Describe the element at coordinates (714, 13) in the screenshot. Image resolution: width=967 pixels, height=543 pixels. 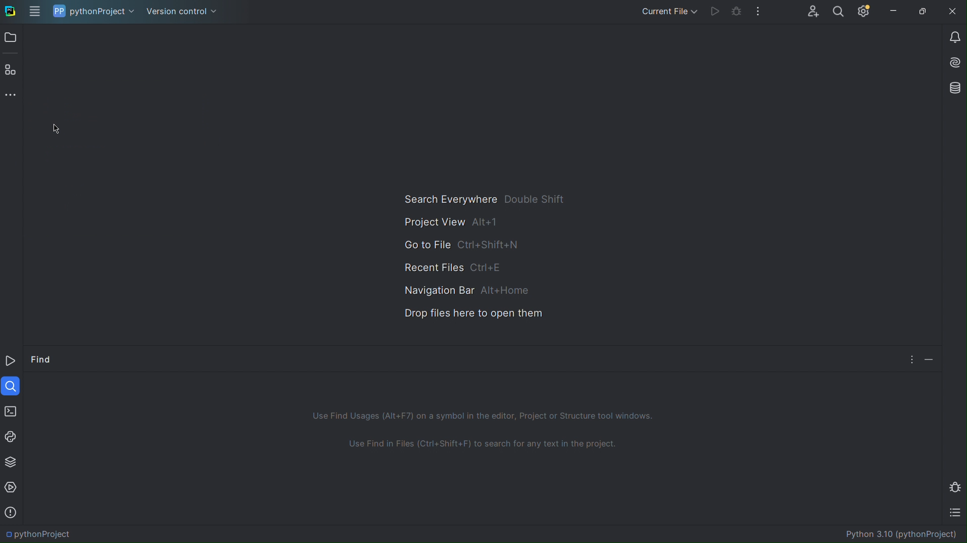
I see `Run` at that location.